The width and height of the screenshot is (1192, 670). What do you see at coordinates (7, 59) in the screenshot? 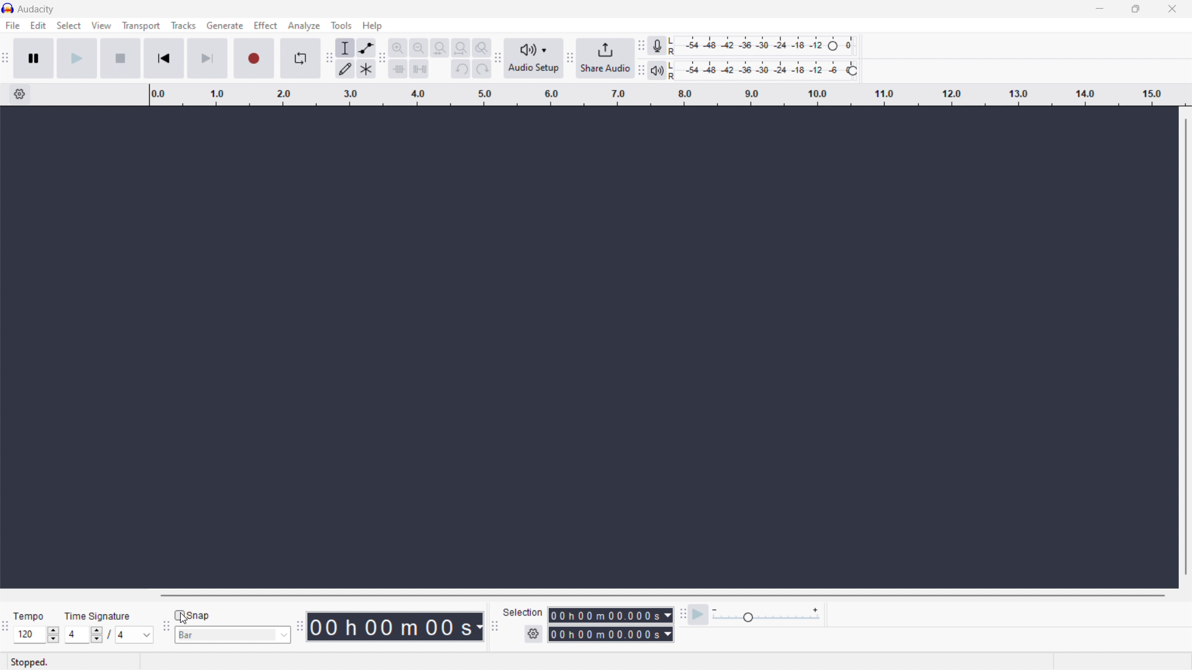
I see `transport toolbar` at bounding box center [7, 59].